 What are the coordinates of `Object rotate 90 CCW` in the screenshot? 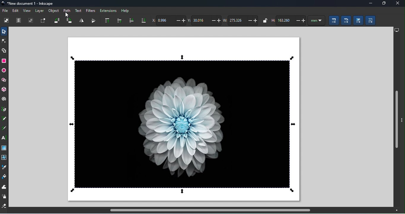 It's located at (58, 21).